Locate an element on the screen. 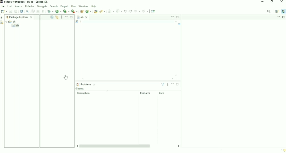  Vertical scrollbar is located at coordinates (175, 48).